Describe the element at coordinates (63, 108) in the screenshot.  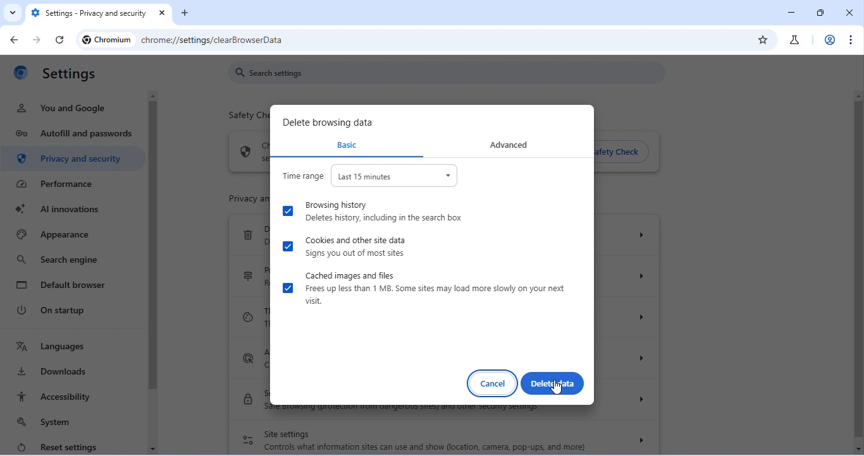
I see `you and google` at that location.